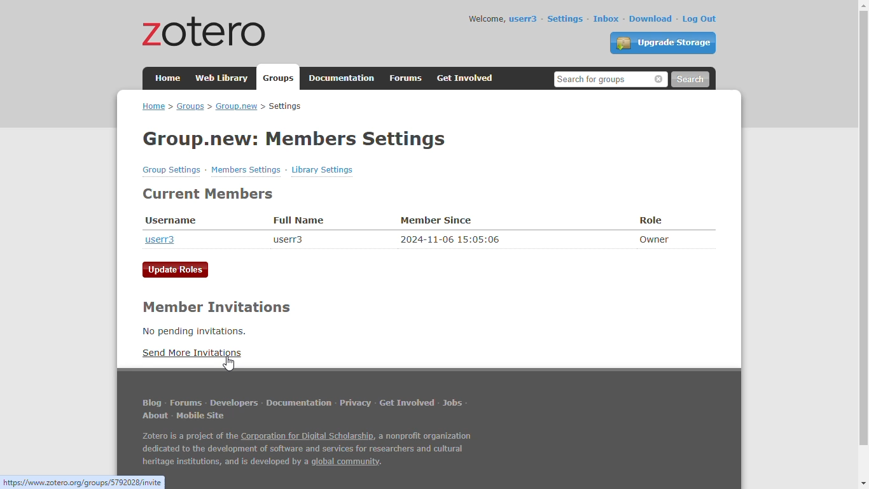 The height and width of the screenshot is (489, 869). I want to click on download, so click(651, 18).